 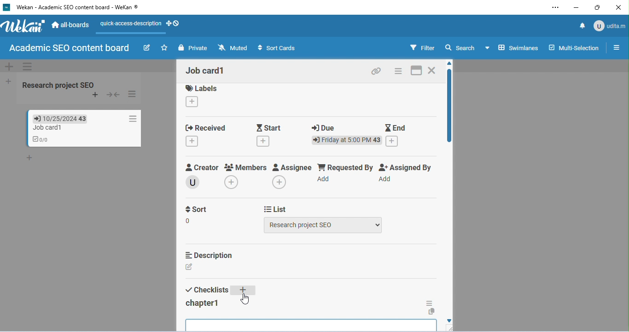 I want to click on creator name, so click(x=195, y=183).